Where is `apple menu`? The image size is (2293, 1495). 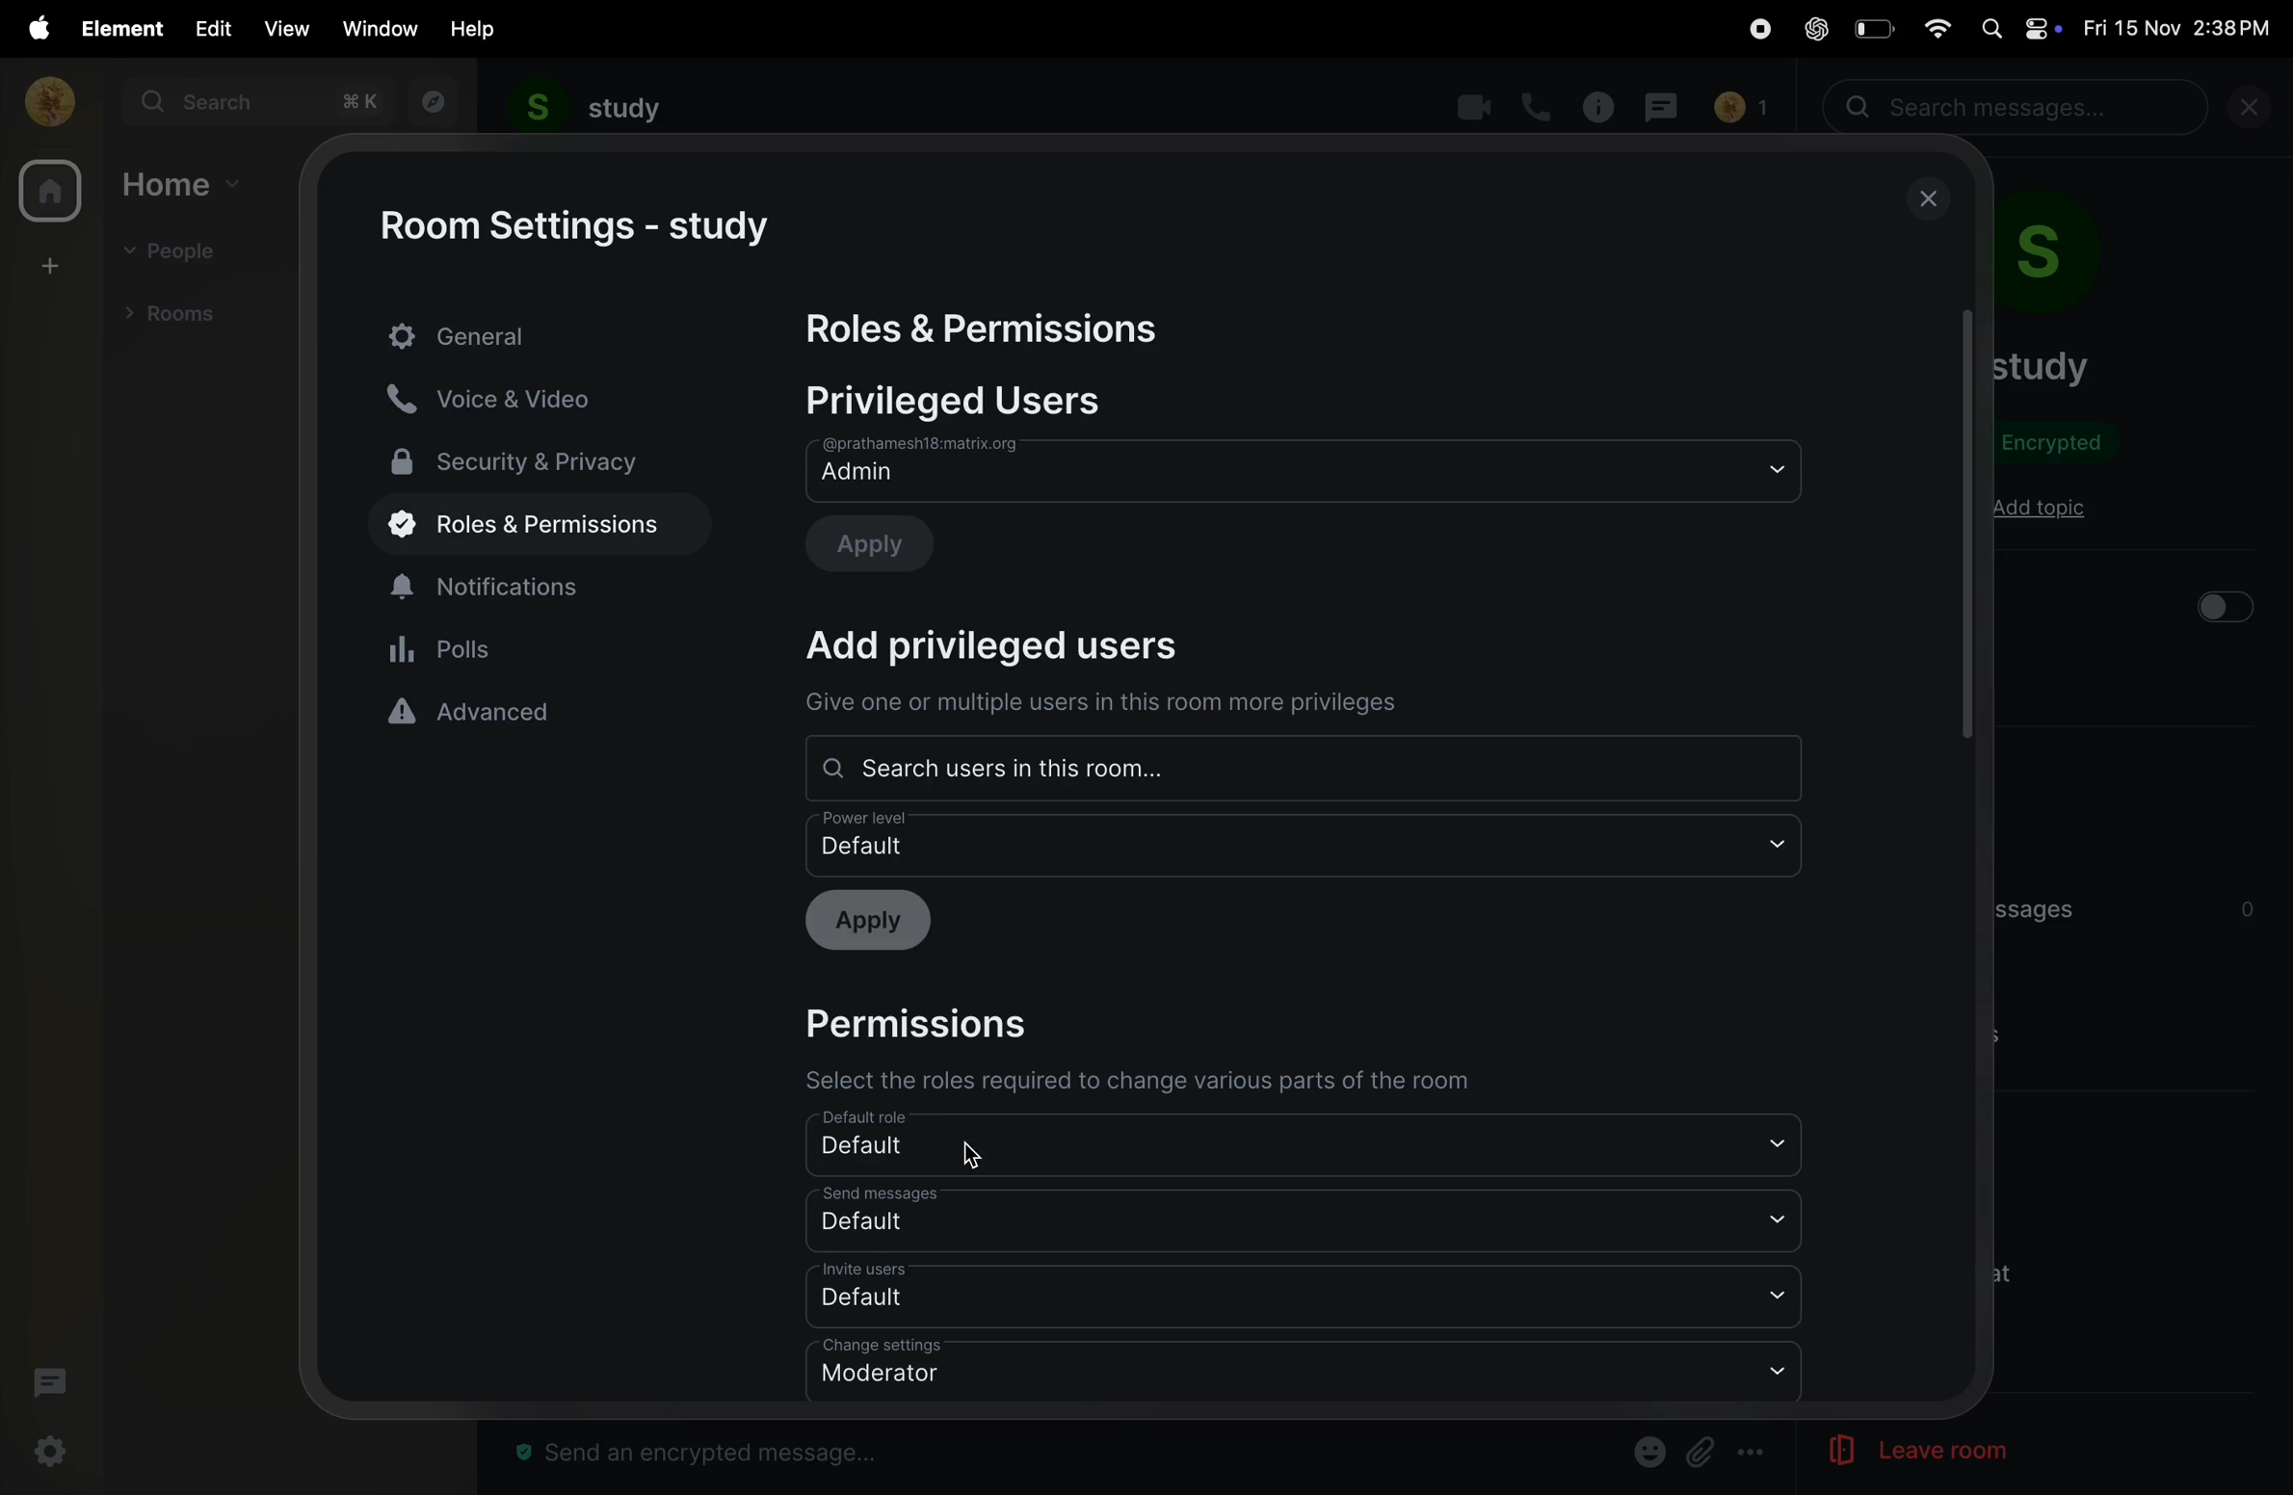
apple menu is located at coordinates (32, 28).